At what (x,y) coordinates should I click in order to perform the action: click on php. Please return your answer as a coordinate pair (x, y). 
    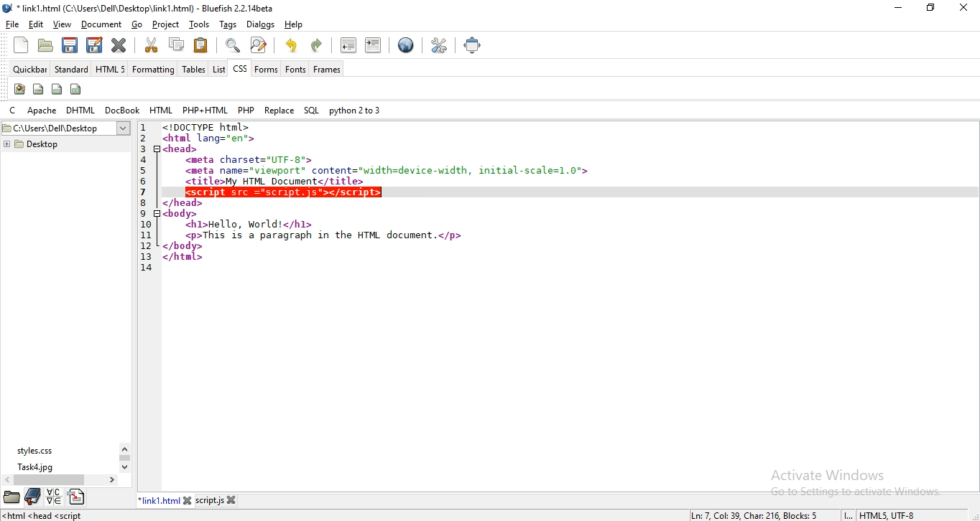
    Looking at the image, I should click on (246, 110).